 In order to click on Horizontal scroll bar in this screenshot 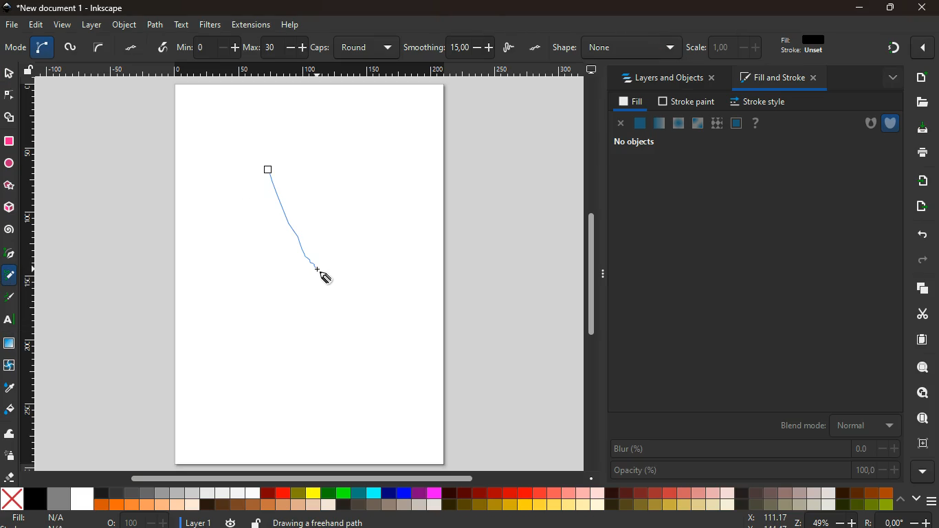, I will do `click(295, 478)`.